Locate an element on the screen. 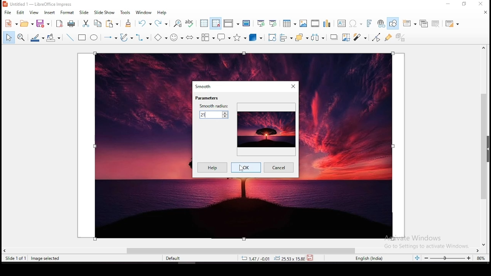 This screenshot has width=491, height=276. align objects is located at coordinates (285, 38).